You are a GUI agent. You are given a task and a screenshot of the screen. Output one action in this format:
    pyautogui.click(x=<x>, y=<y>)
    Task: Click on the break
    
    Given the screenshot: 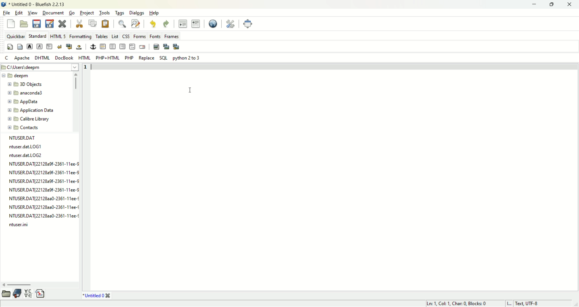 What is the action you would take?
    pyautogui.click(x=59, y=46)
    